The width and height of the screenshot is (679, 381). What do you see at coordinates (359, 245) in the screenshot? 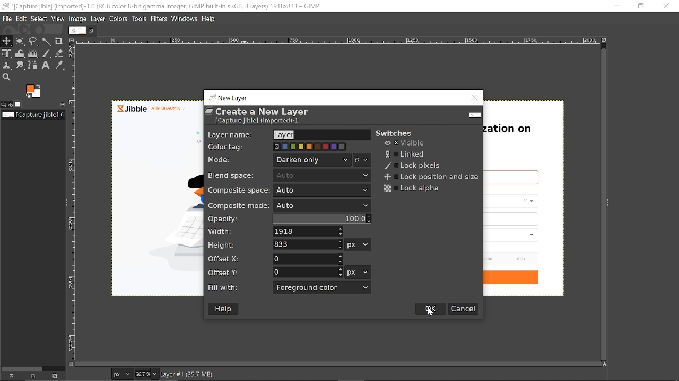
I see `units for height` at bounding box center [359, 245].